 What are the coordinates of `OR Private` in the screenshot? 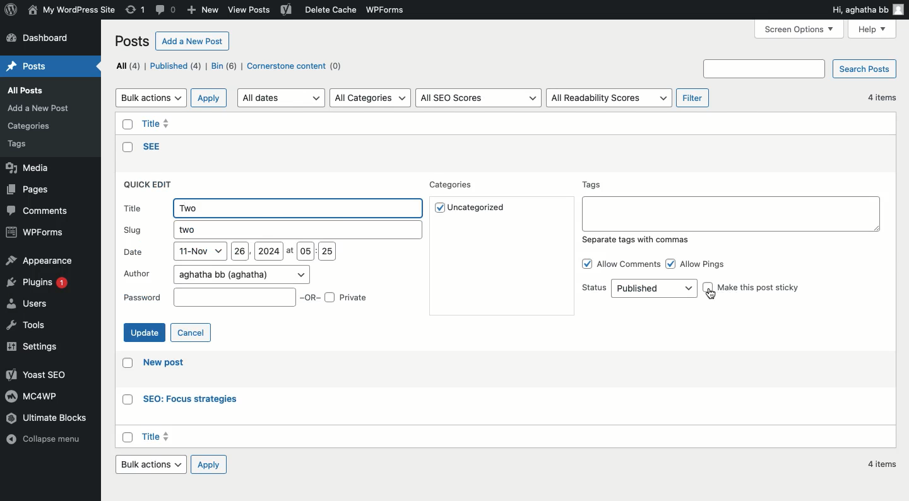 It's located at (337, 297).